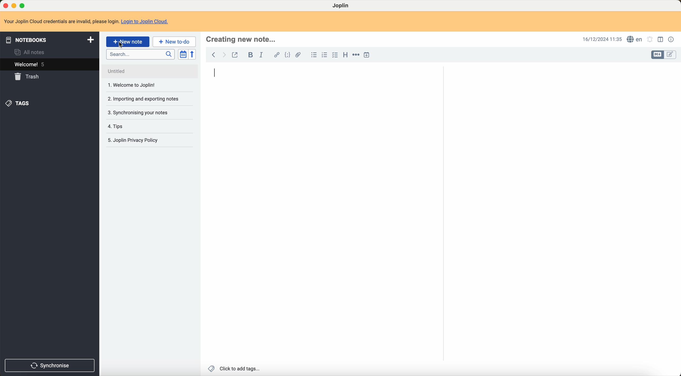 This screenshot has width=681, height=376. What do you see at coordinates (369, 55) in the screenshot?
I see `insert time` at bounding box center [369, 55].